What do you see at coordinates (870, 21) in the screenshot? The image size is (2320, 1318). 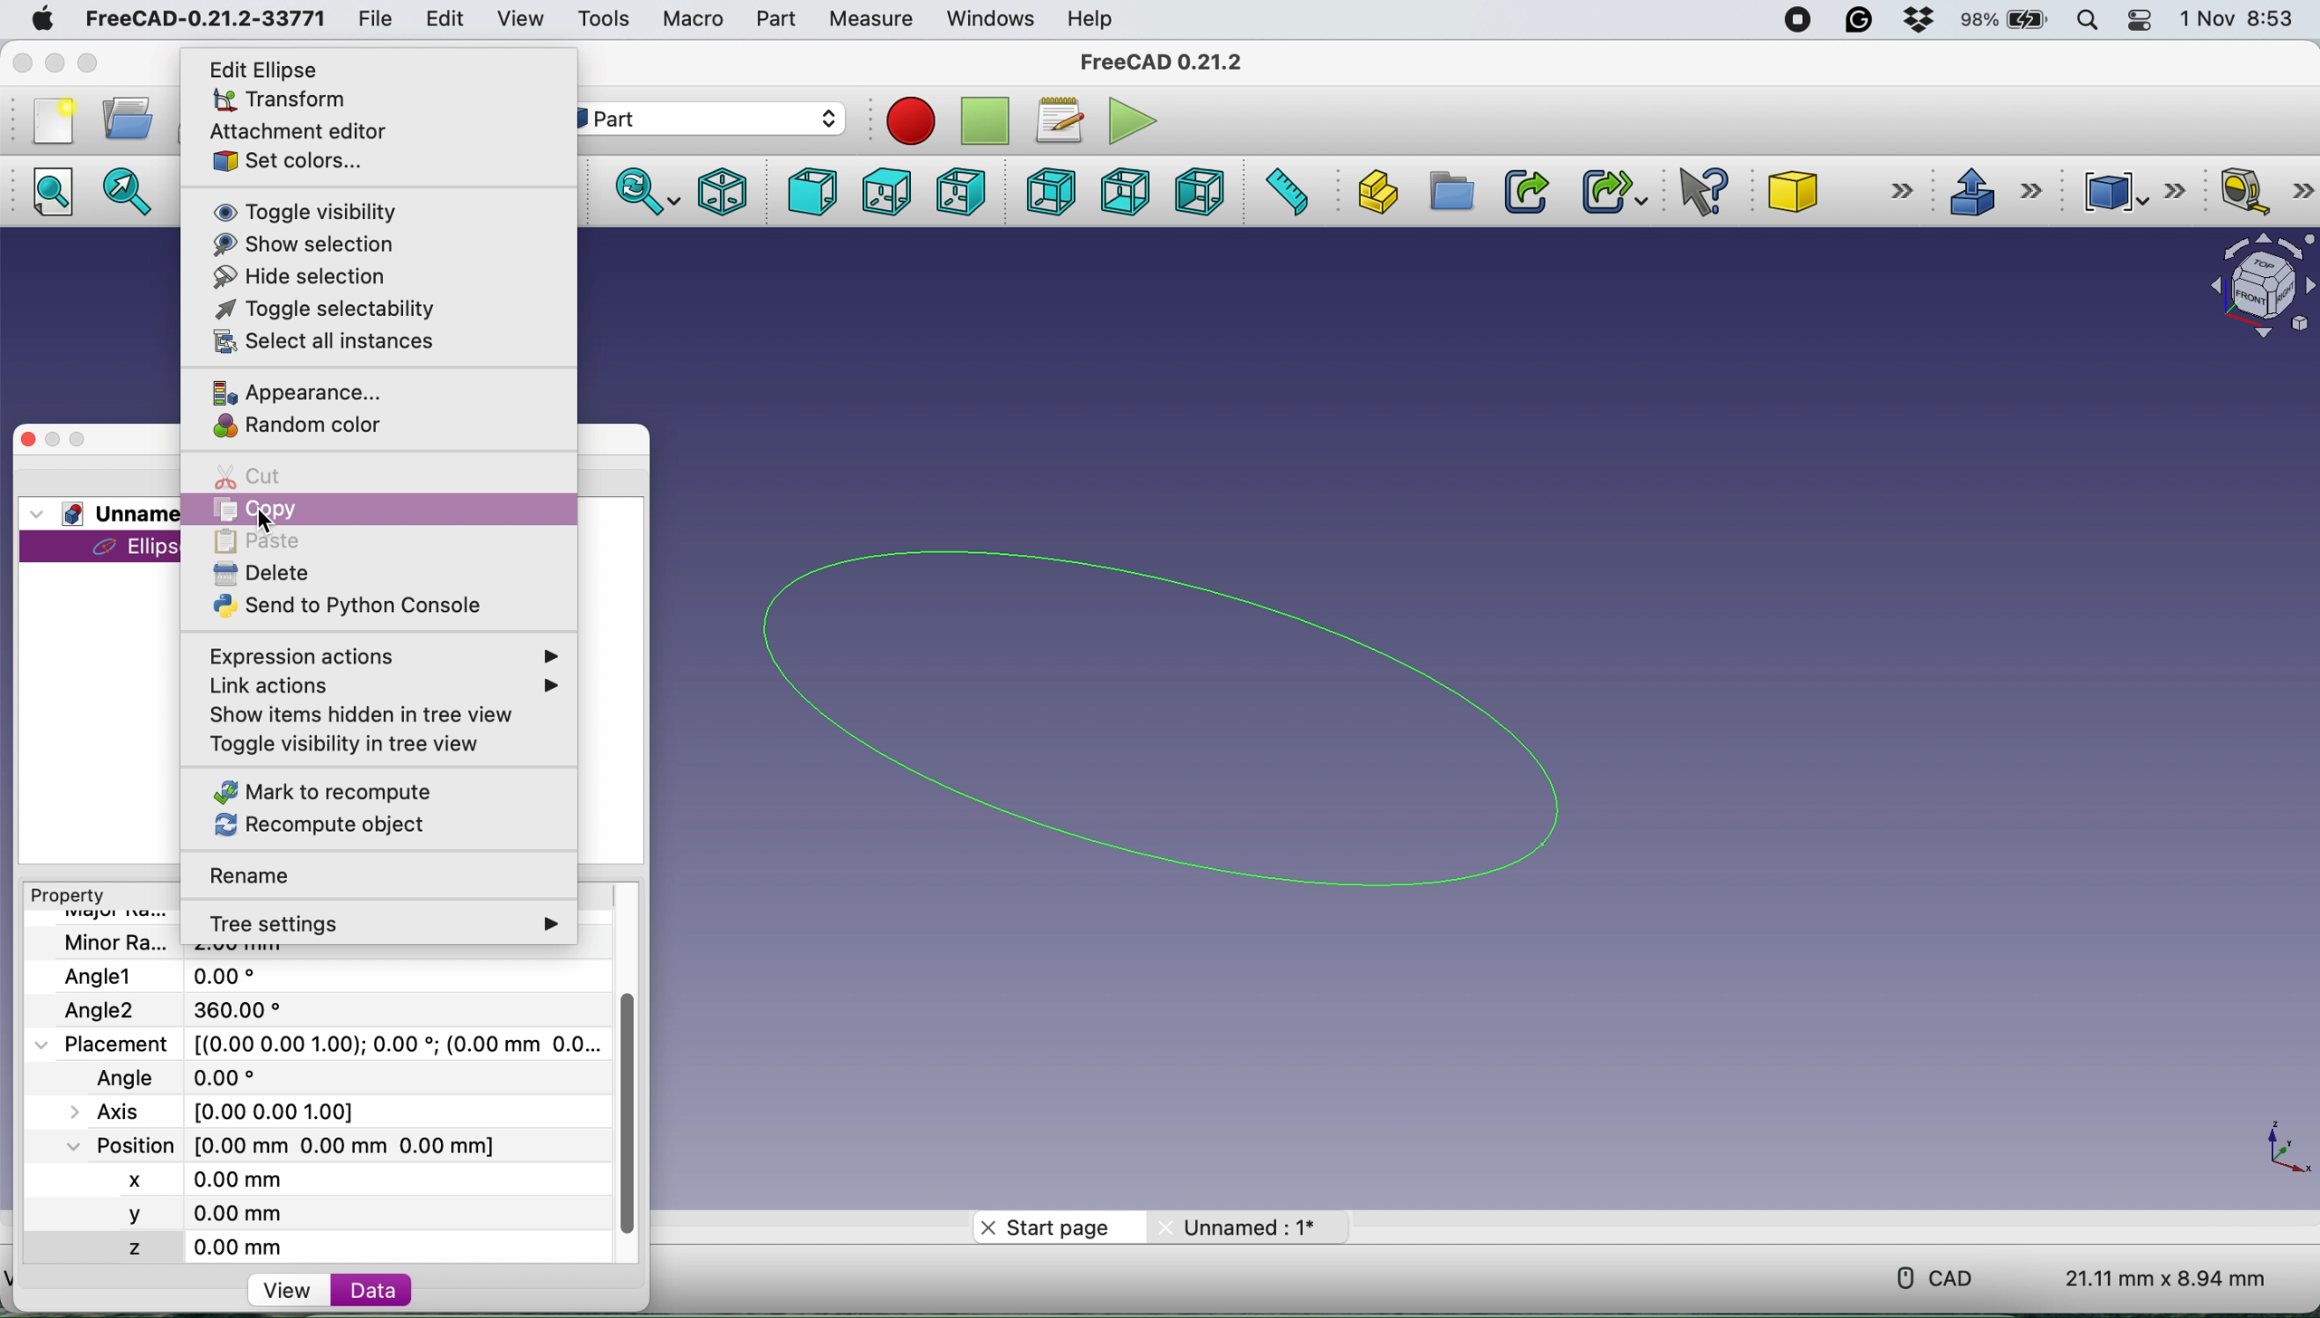 I see `measure` at bounding box center [870, 21].